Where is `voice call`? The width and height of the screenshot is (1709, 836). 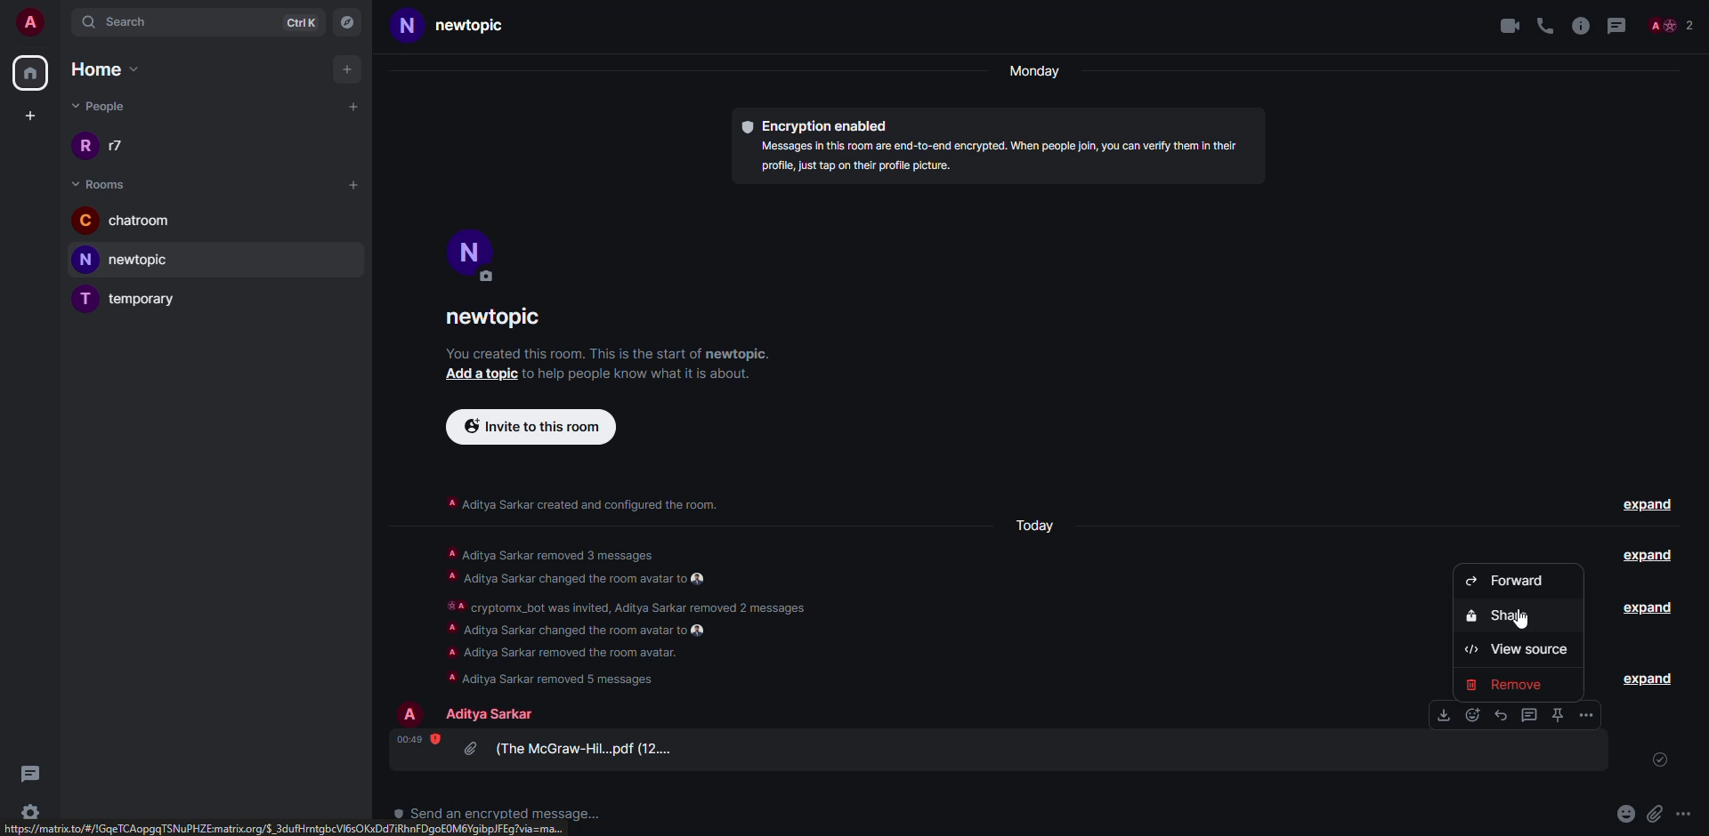
voice call is located at coordinates (1545, 25).